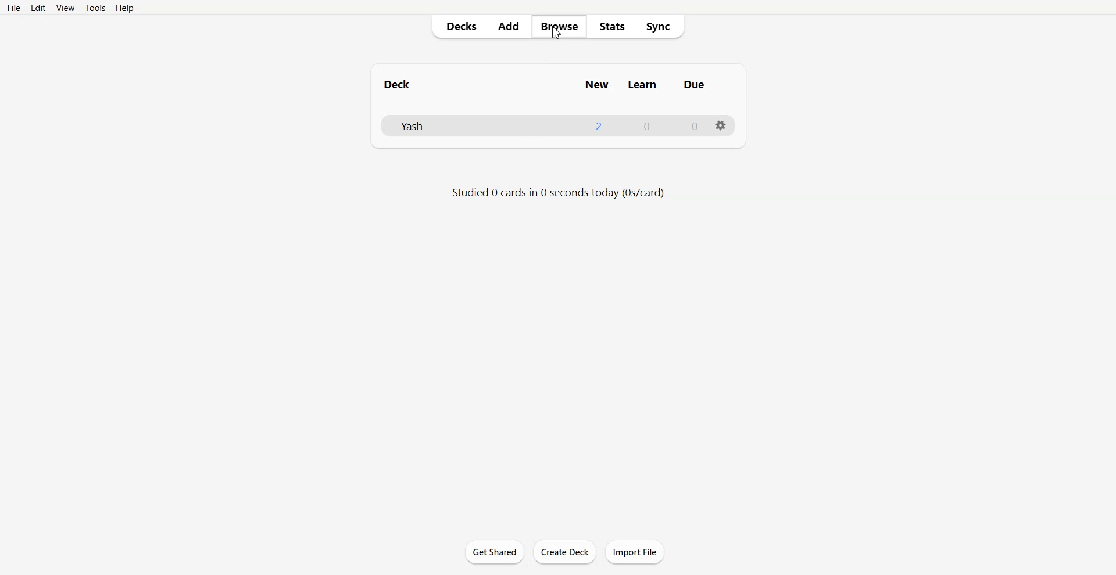 This screenshot has width=1116, height=575. Describe the element at coordinates (494, 552) in the screenshot. I see `Get Shared` at that location.